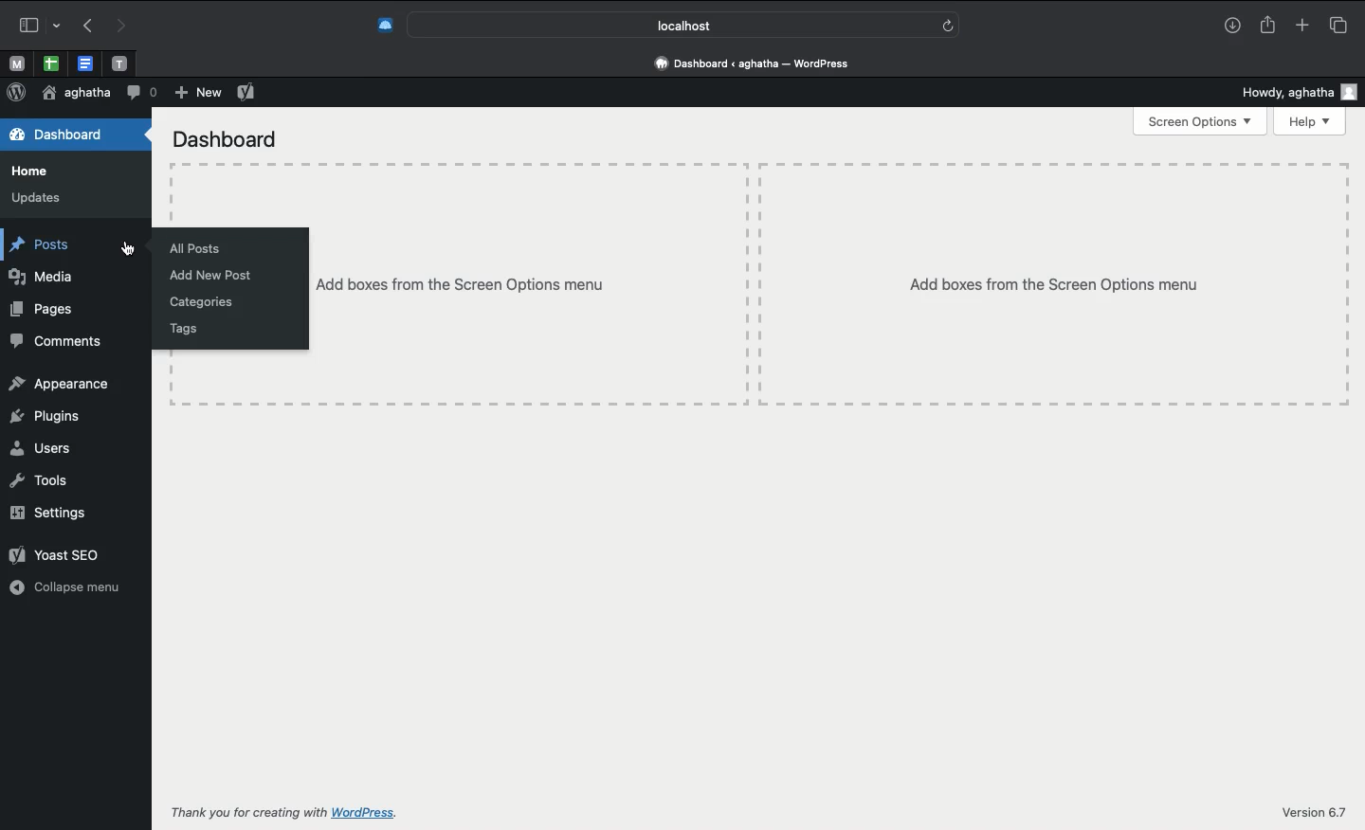 The image size is (1365, 830). Describe the element at coordinates (179, 329) in the screenshot. I see `Tags` at that location.